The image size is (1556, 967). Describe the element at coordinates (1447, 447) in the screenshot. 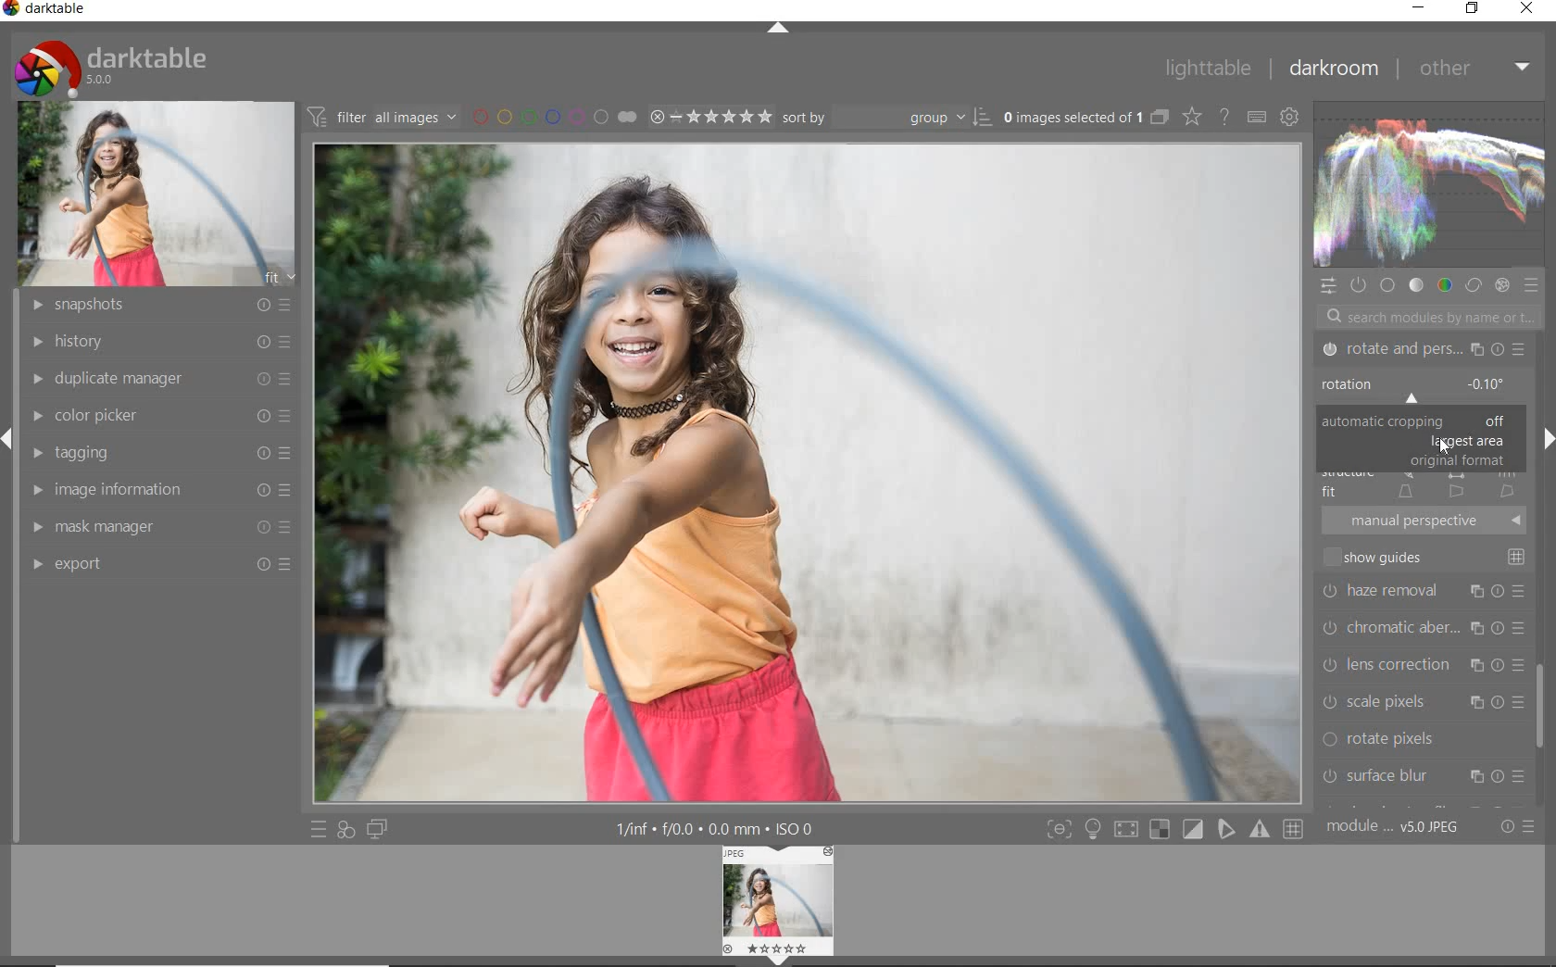

I see `CURSOR POSITION` at that location.